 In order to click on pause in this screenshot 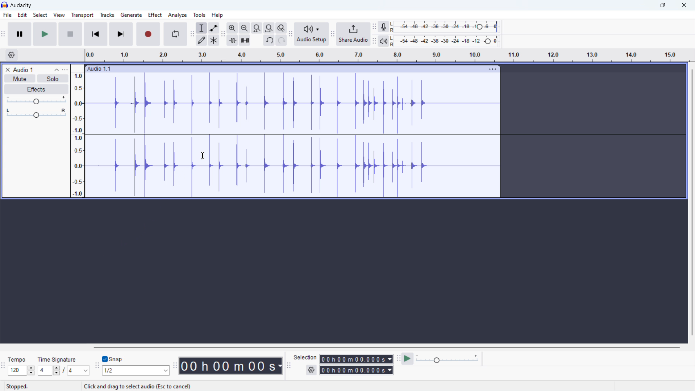, I will do `click(20, 34)`.